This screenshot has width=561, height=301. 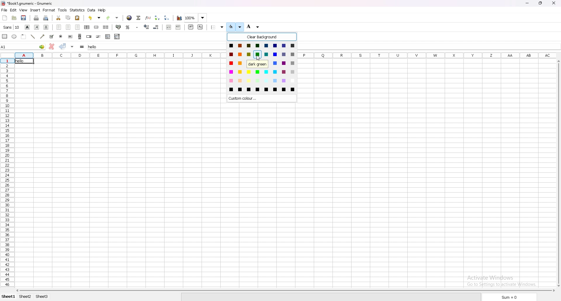 What do you see at coordinates (257, 64) in the screenshot?
I see `cursor description` at bounding box center [257, 64].